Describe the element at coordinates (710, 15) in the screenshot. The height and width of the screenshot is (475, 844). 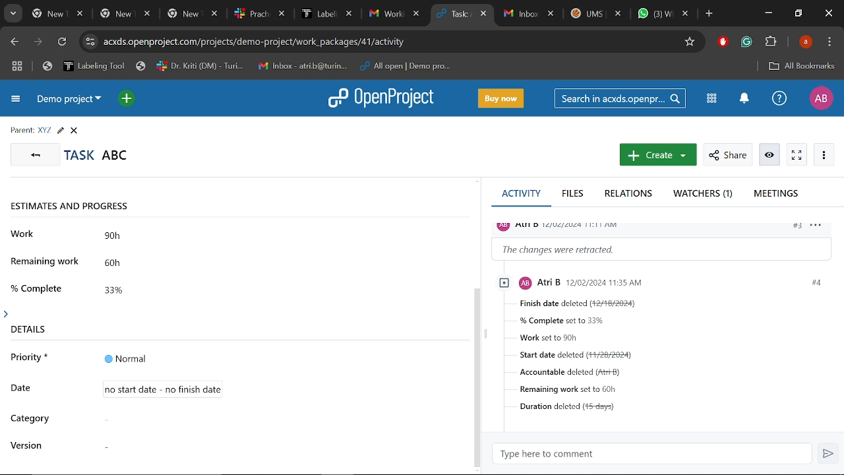
I see `Add new tab` at that location.